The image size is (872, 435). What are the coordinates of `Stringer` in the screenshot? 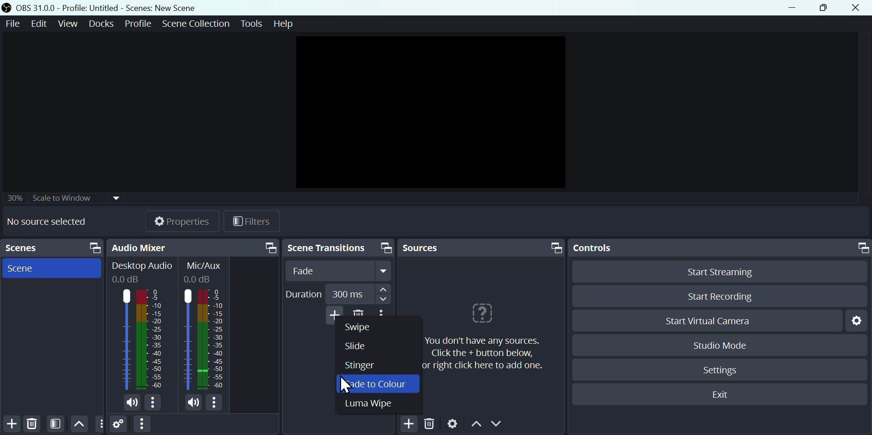 It's located at (364, 366).